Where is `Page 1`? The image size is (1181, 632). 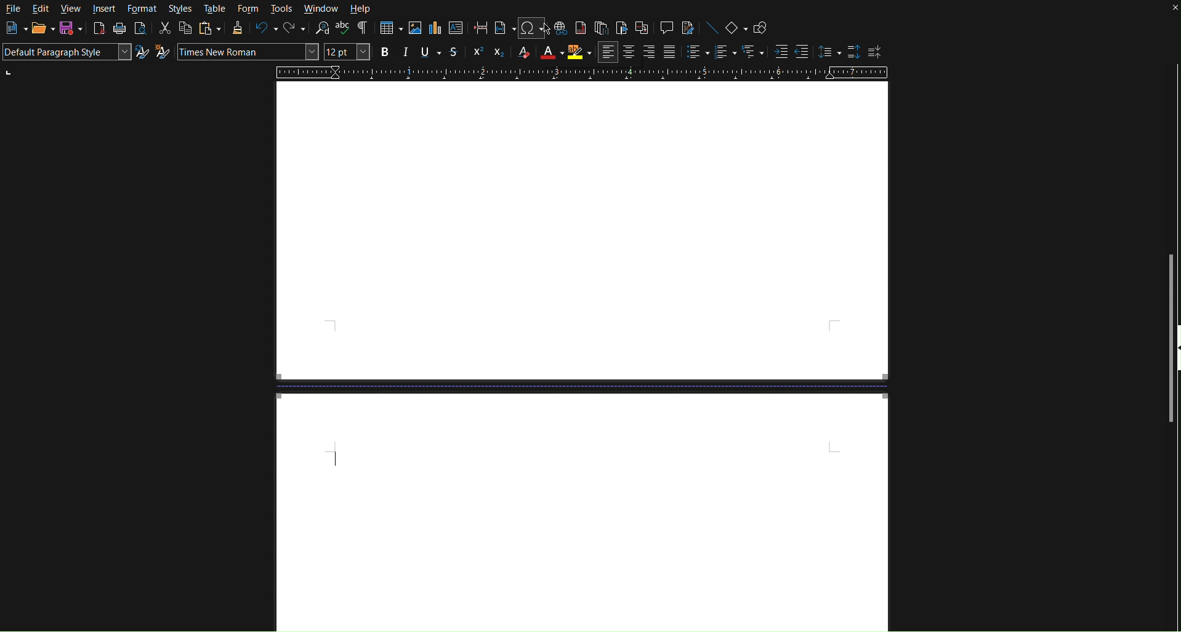 Page 1 is located at coordinates (581, 231).